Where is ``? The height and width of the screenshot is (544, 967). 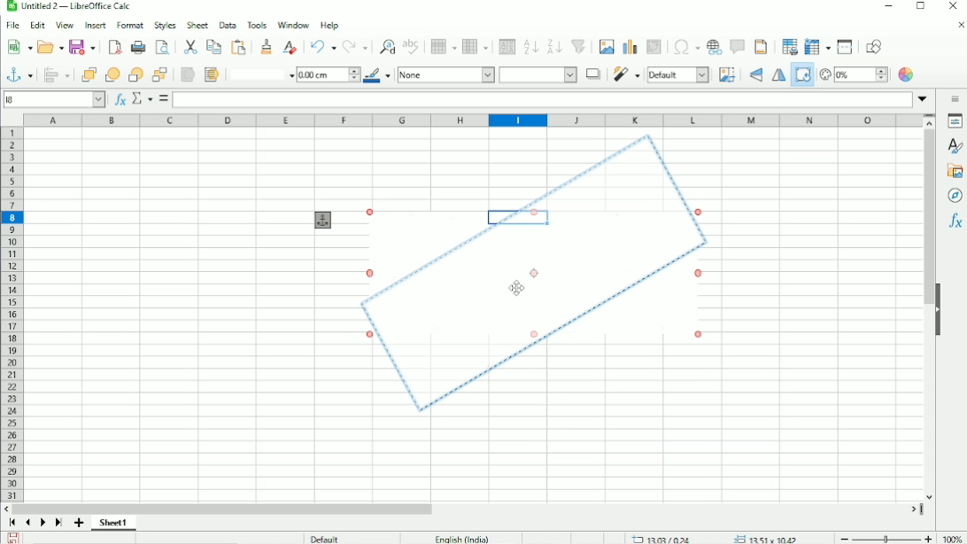
 is located at coordinates (160, 74).